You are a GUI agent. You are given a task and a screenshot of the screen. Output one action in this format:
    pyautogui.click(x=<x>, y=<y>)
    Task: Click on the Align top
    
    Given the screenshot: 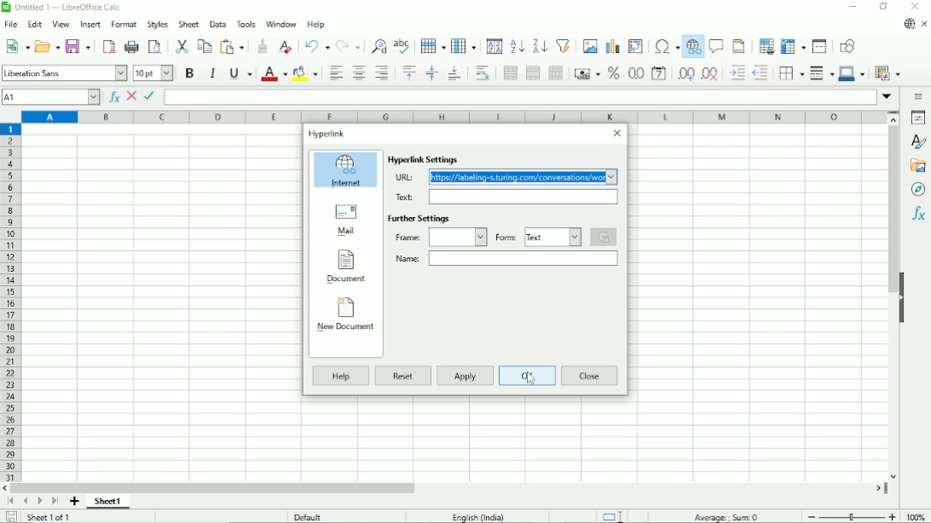 What is the action you would take?
    pyautogui.click(x=408, y=72)
    